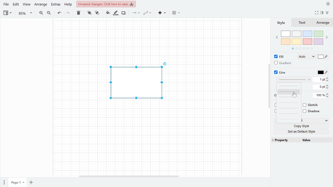  Describe the element at coordinates (328, 78) in the screenshot. I see `Increase linewidth` at that location.